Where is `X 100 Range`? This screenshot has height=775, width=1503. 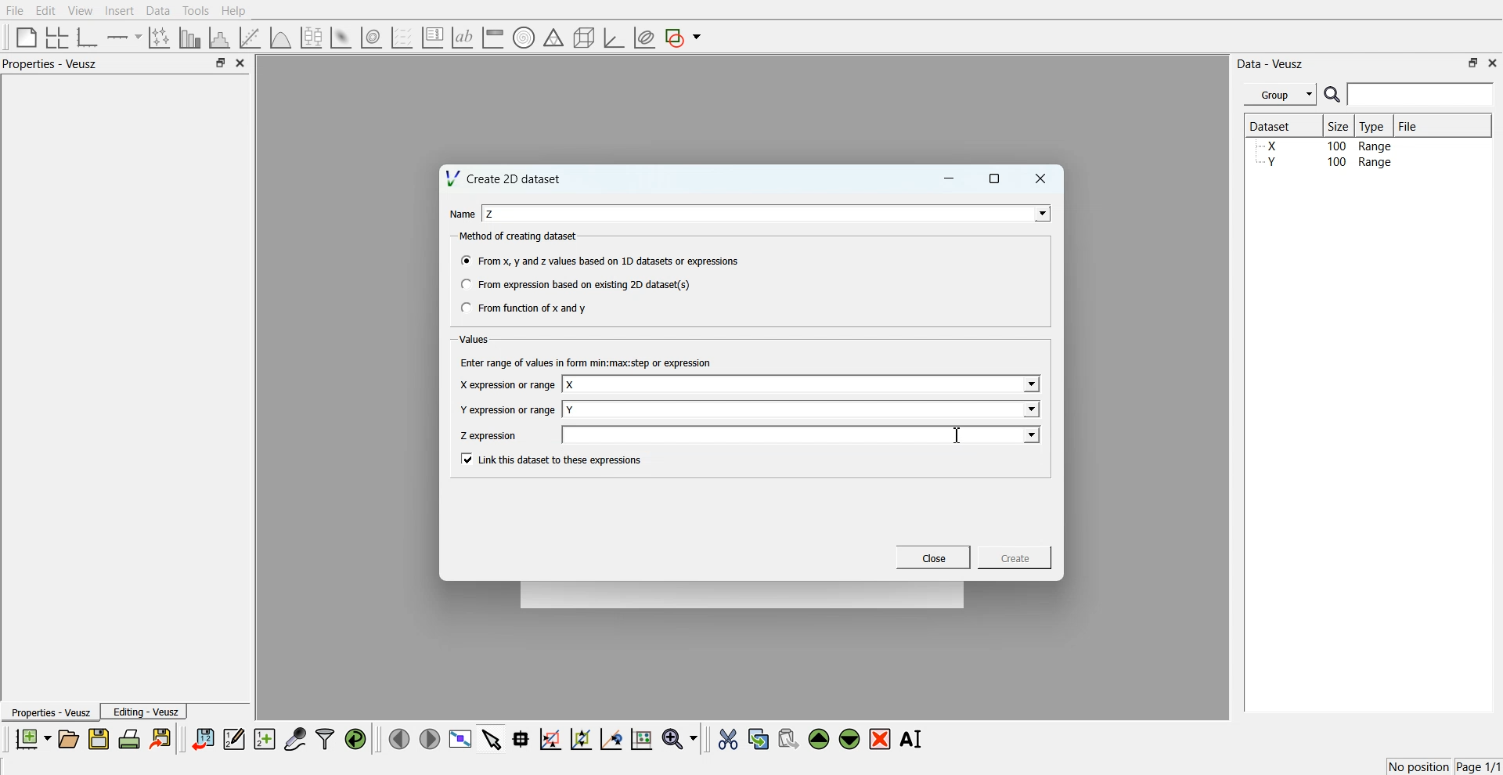 X 100 Range is located at coordinates (1325, 146).